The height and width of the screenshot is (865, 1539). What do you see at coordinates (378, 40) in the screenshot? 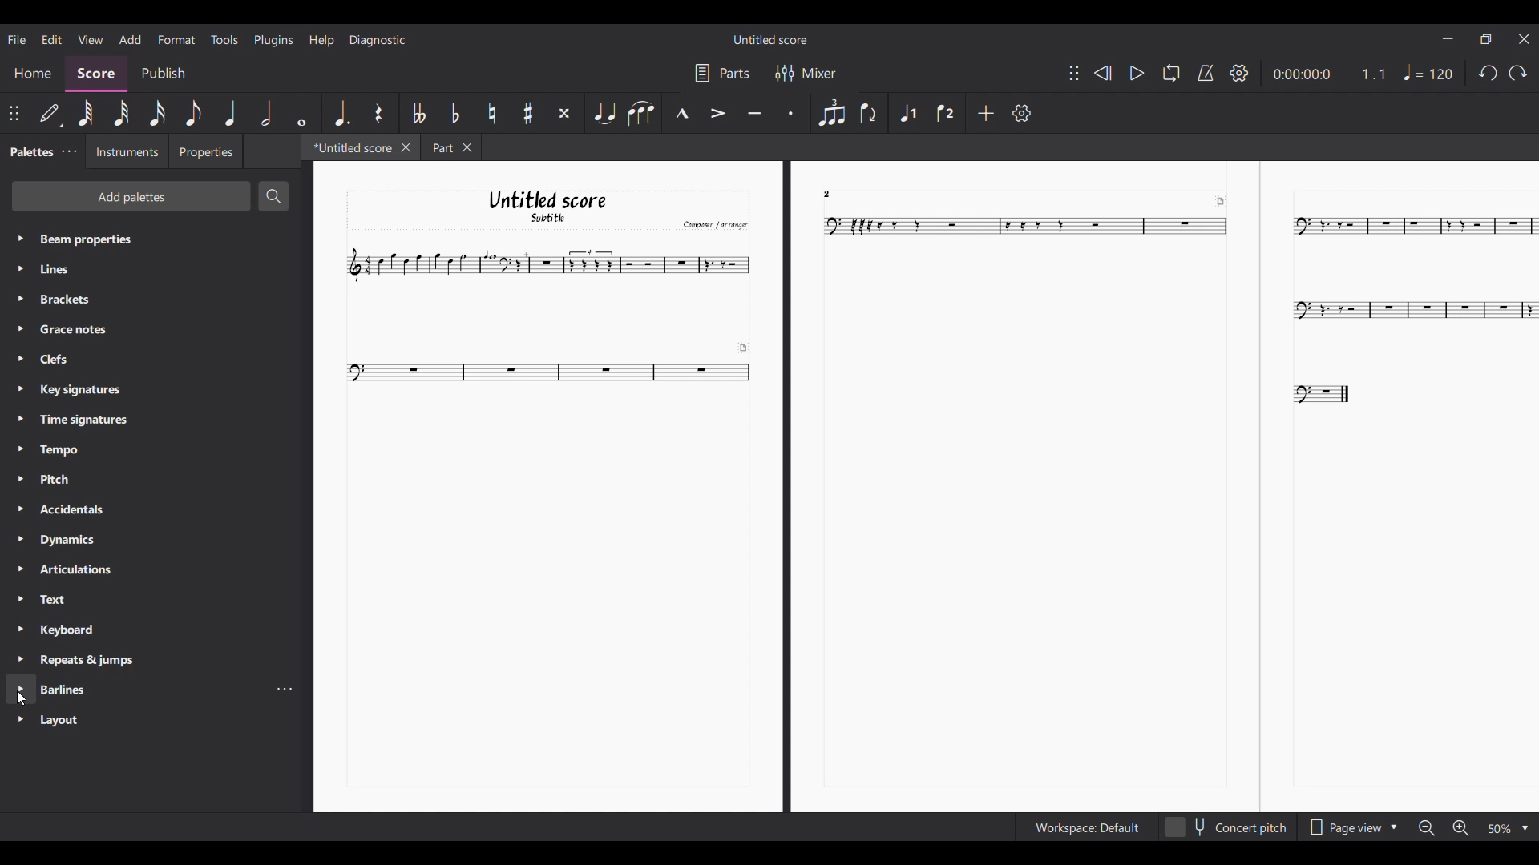
I see `Diagnostic menu` at bounding box center [378, 40].